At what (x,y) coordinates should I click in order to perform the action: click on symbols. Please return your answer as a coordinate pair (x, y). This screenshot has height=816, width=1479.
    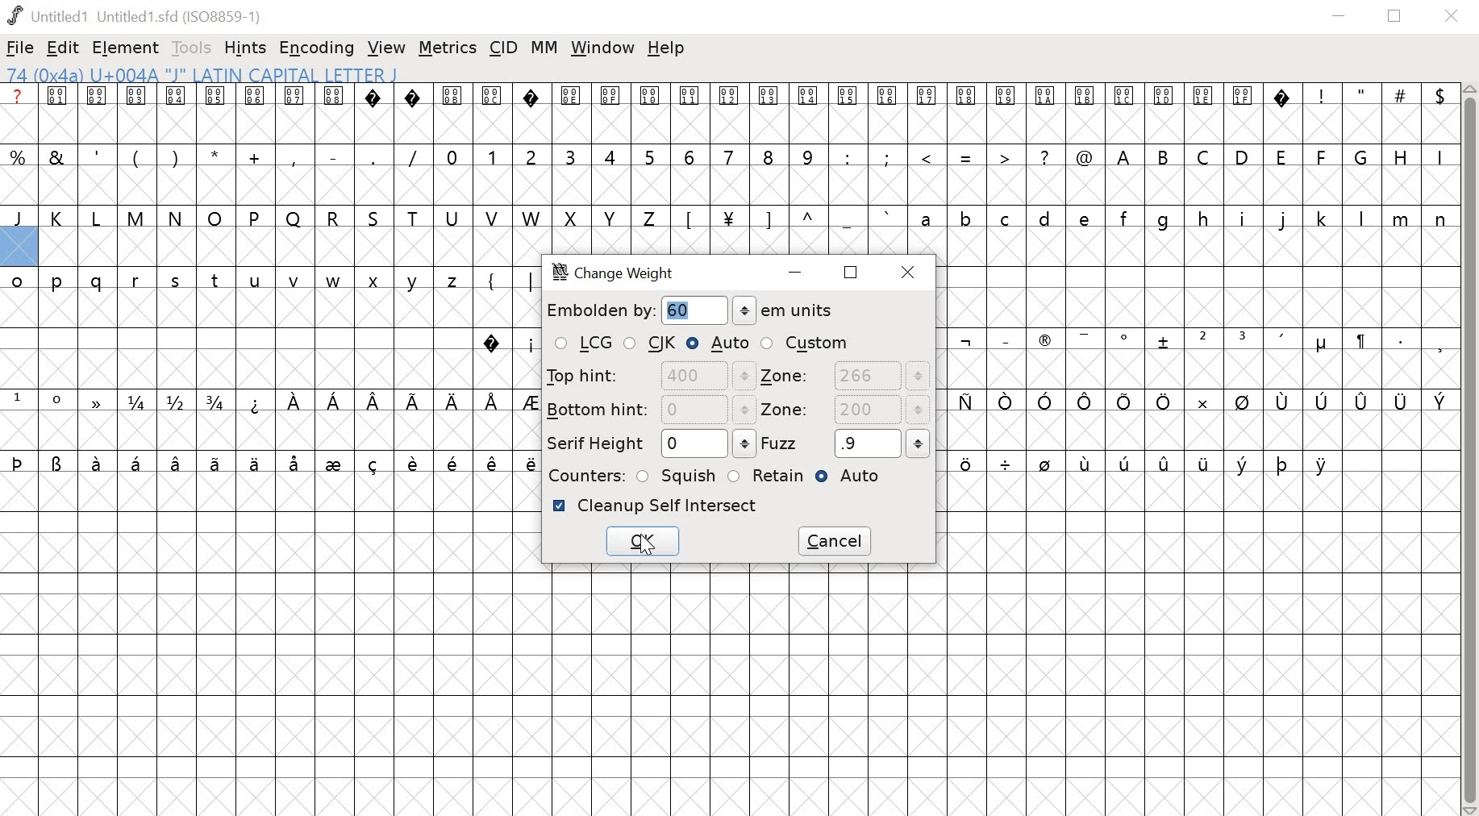
    Looking at the image, I should click on (392, 402).